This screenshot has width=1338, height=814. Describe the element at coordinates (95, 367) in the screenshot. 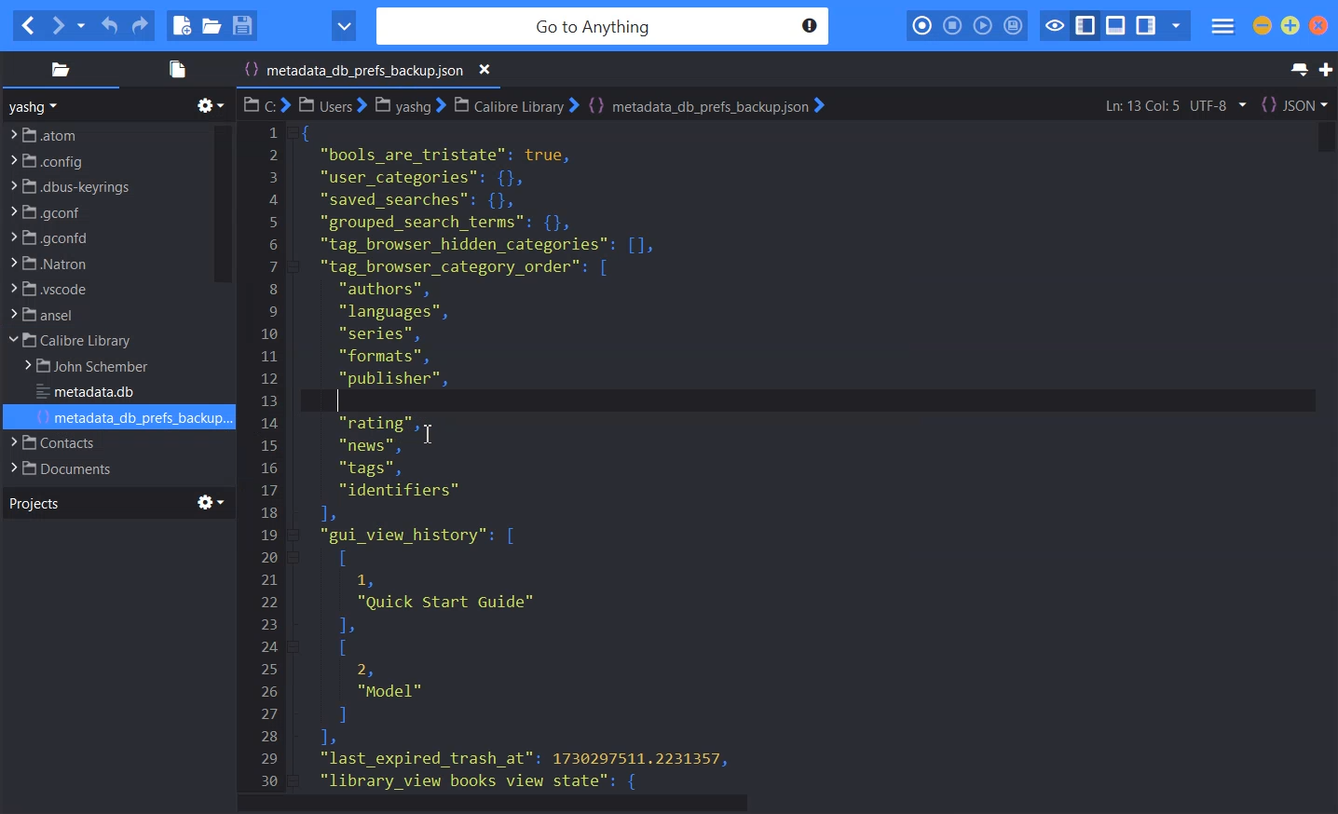

I see `File` at that location.